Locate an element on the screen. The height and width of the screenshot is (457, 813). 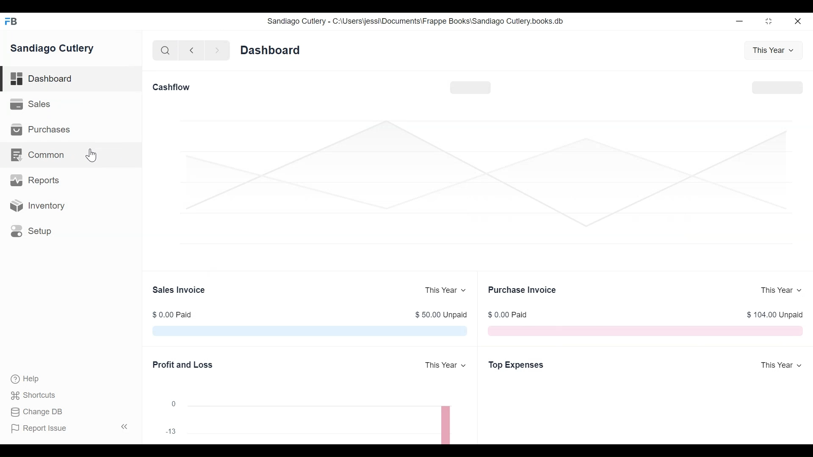
$0.00 Paid is located at coordinates (173, 315).